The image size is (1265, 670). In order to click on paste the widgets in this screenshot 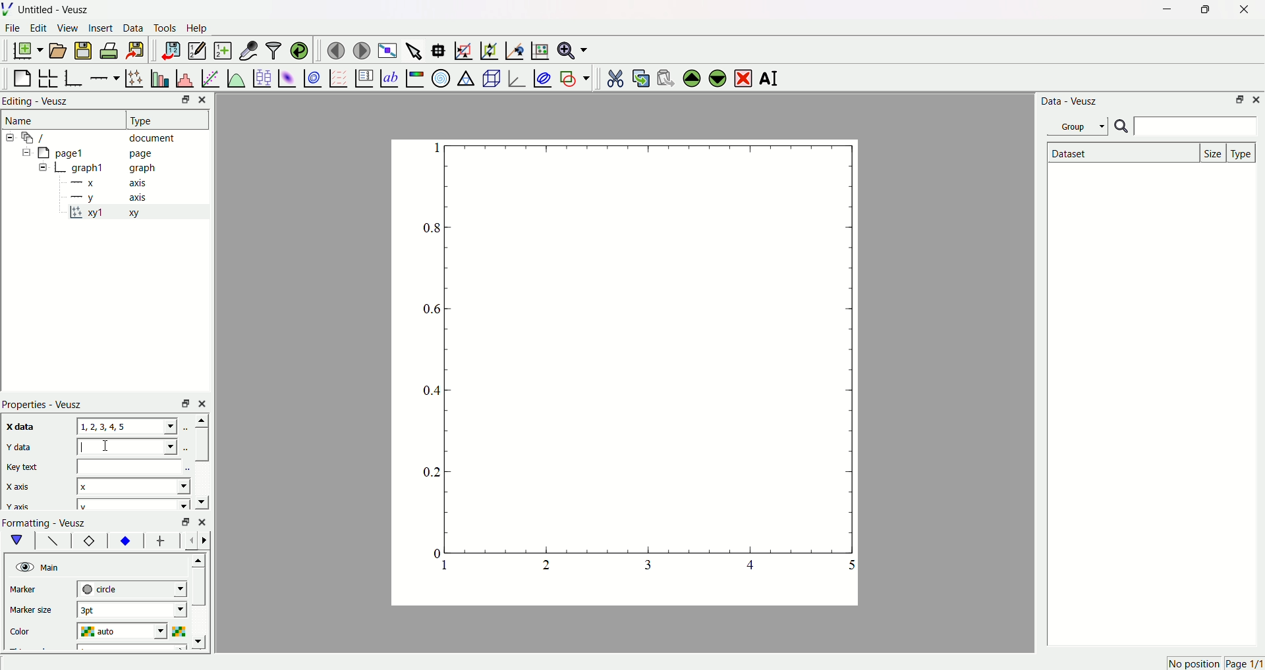, I will do `click(666, 76)`.